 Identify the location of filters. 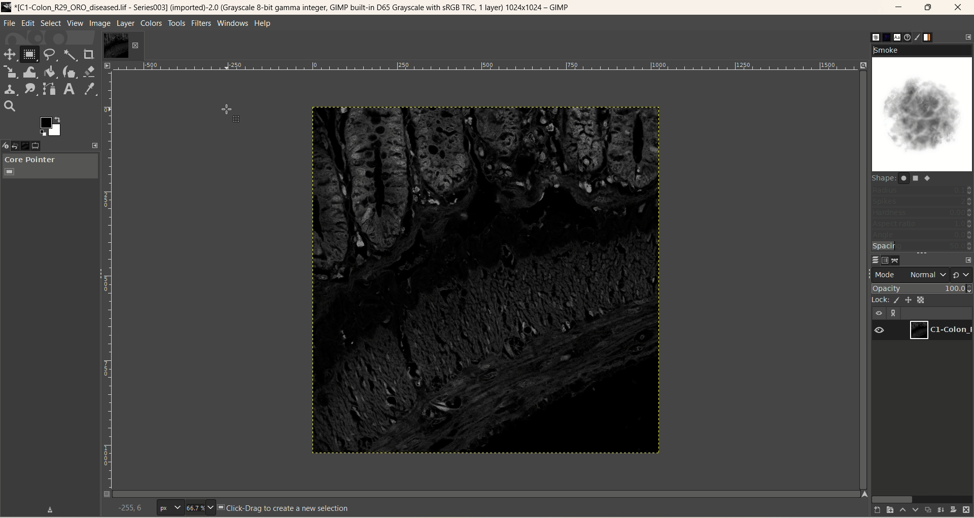
(201, 23).